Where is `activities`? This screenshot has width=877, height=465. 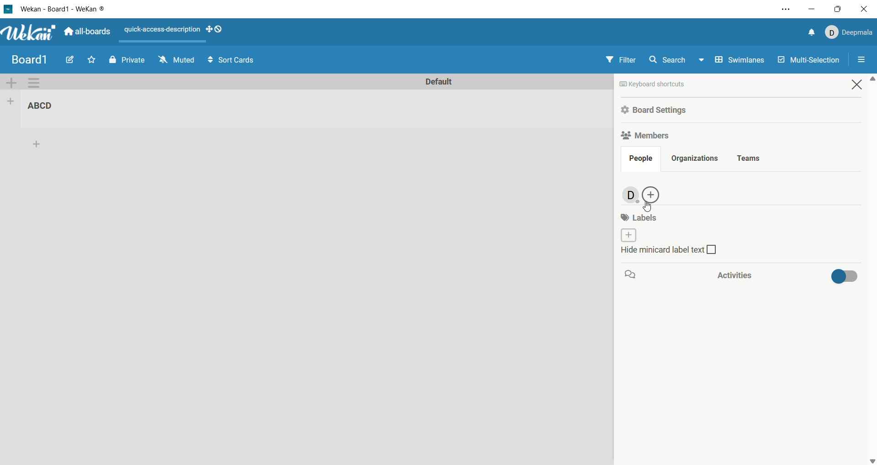
activities is located at coordinates (733, 275).